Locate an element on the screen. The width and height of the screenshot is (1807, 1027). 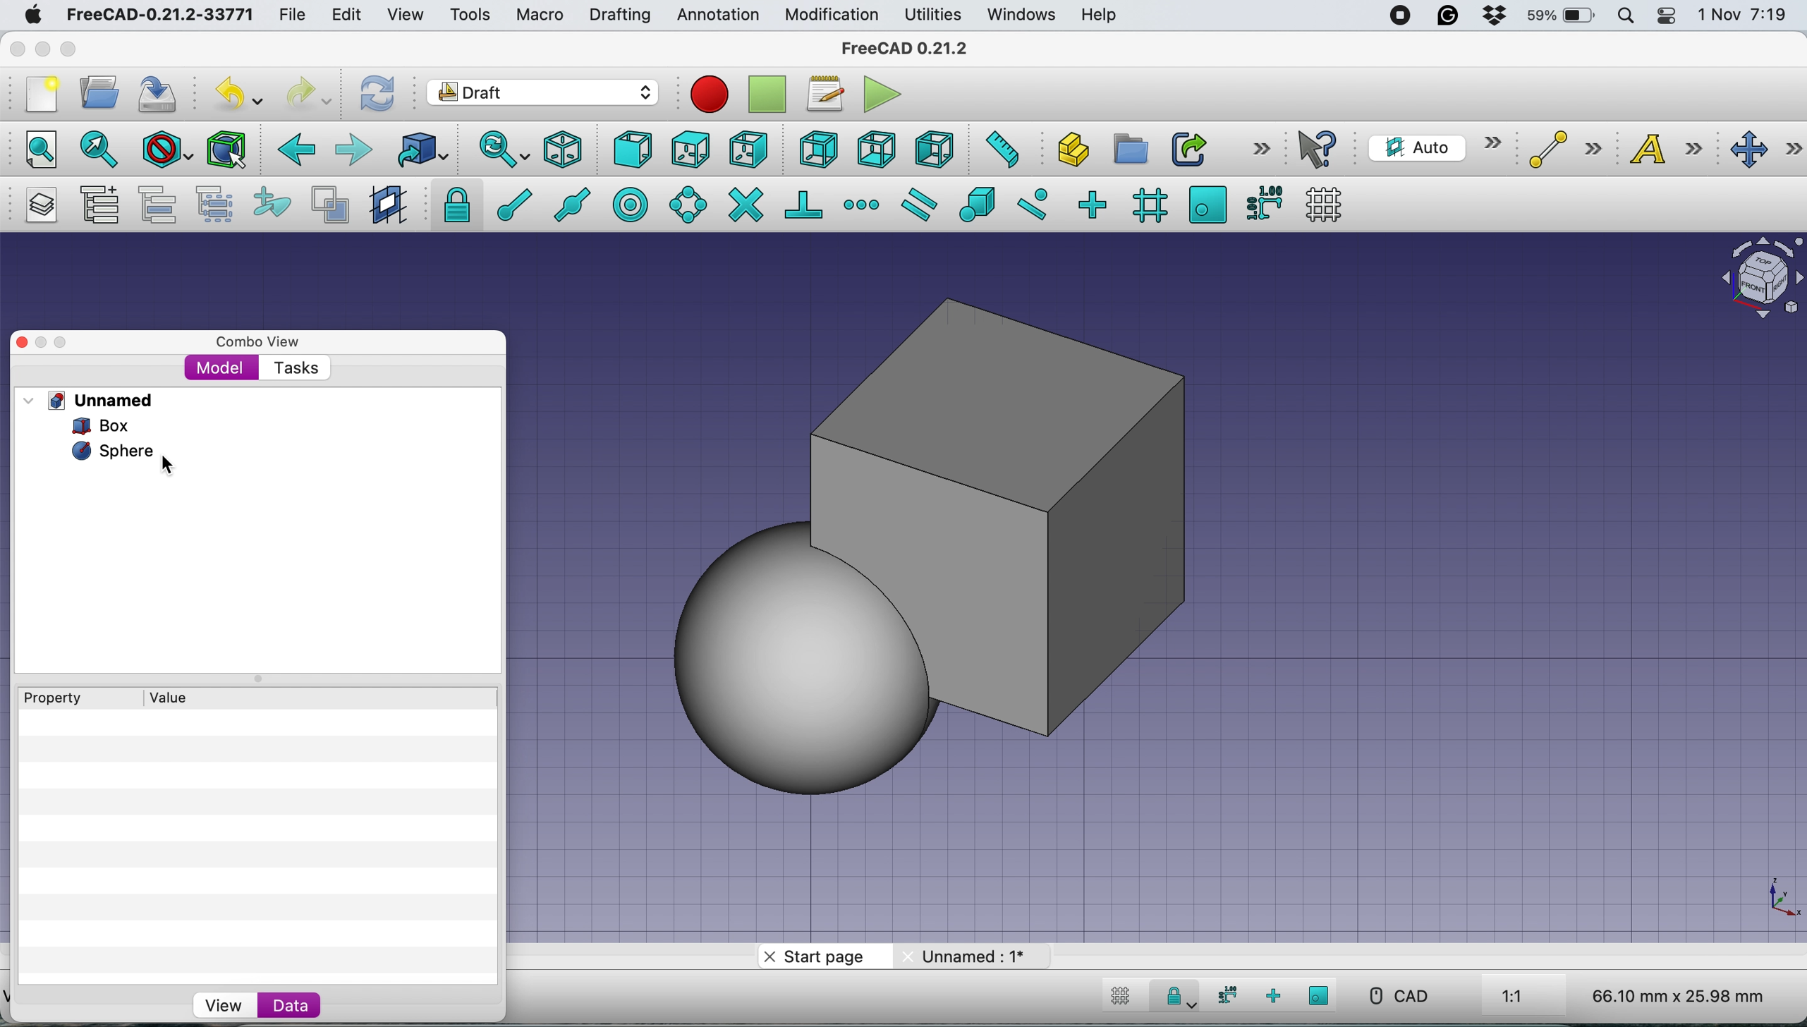
dimensions is located at coordinates (1674, 995).